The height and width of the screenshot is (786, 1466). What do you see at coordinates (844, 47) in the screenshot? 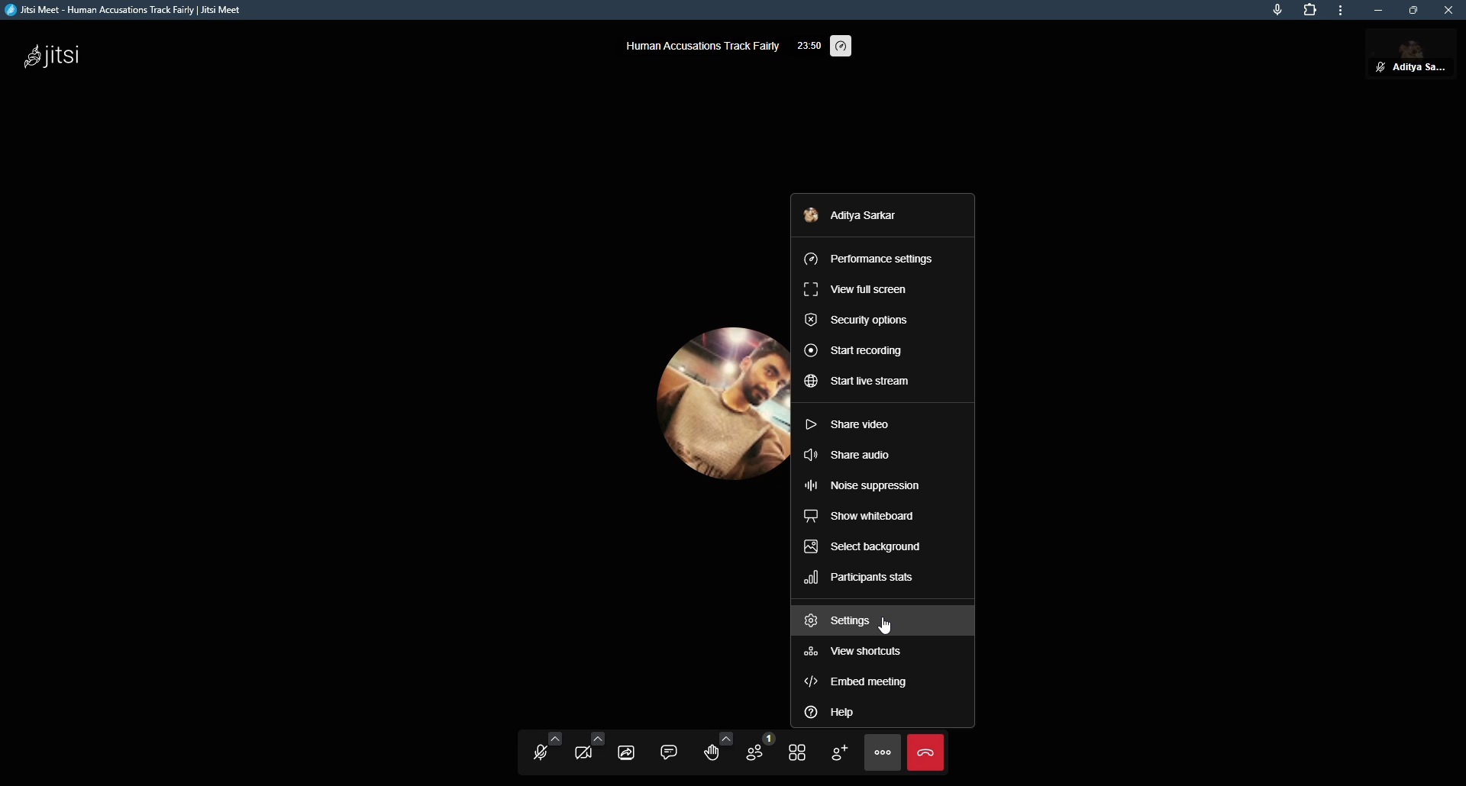
I see `performance setting` at bounding box center [844, 47].